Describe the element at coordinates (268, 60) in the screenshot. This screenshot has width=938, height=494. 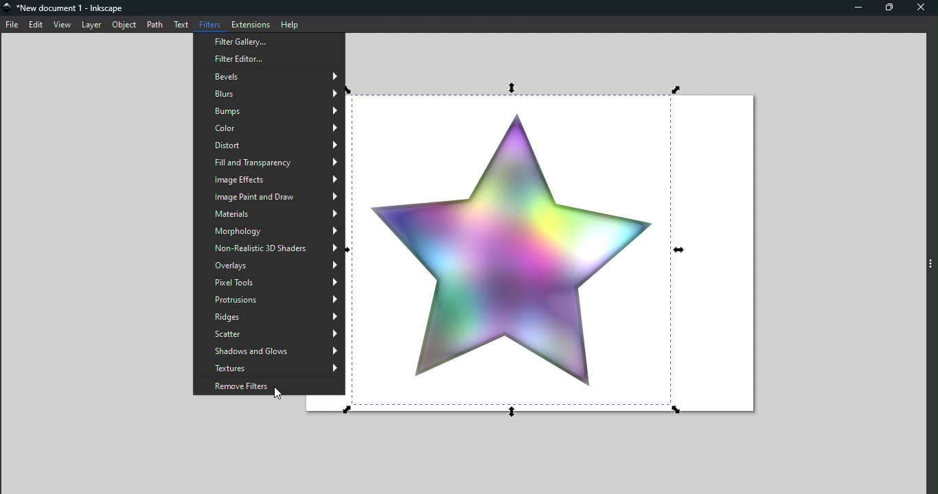
I see `Filter Editor` at that location.